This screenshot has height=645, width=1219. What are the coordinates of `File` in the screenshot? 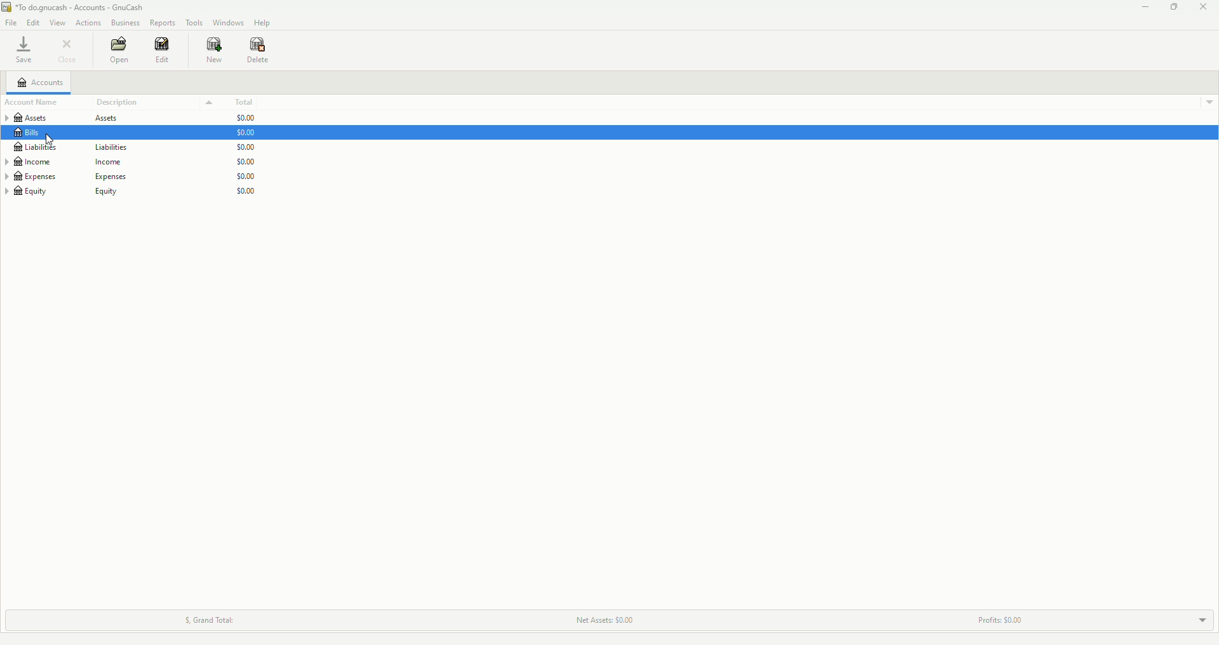 It's located at (13, 23).